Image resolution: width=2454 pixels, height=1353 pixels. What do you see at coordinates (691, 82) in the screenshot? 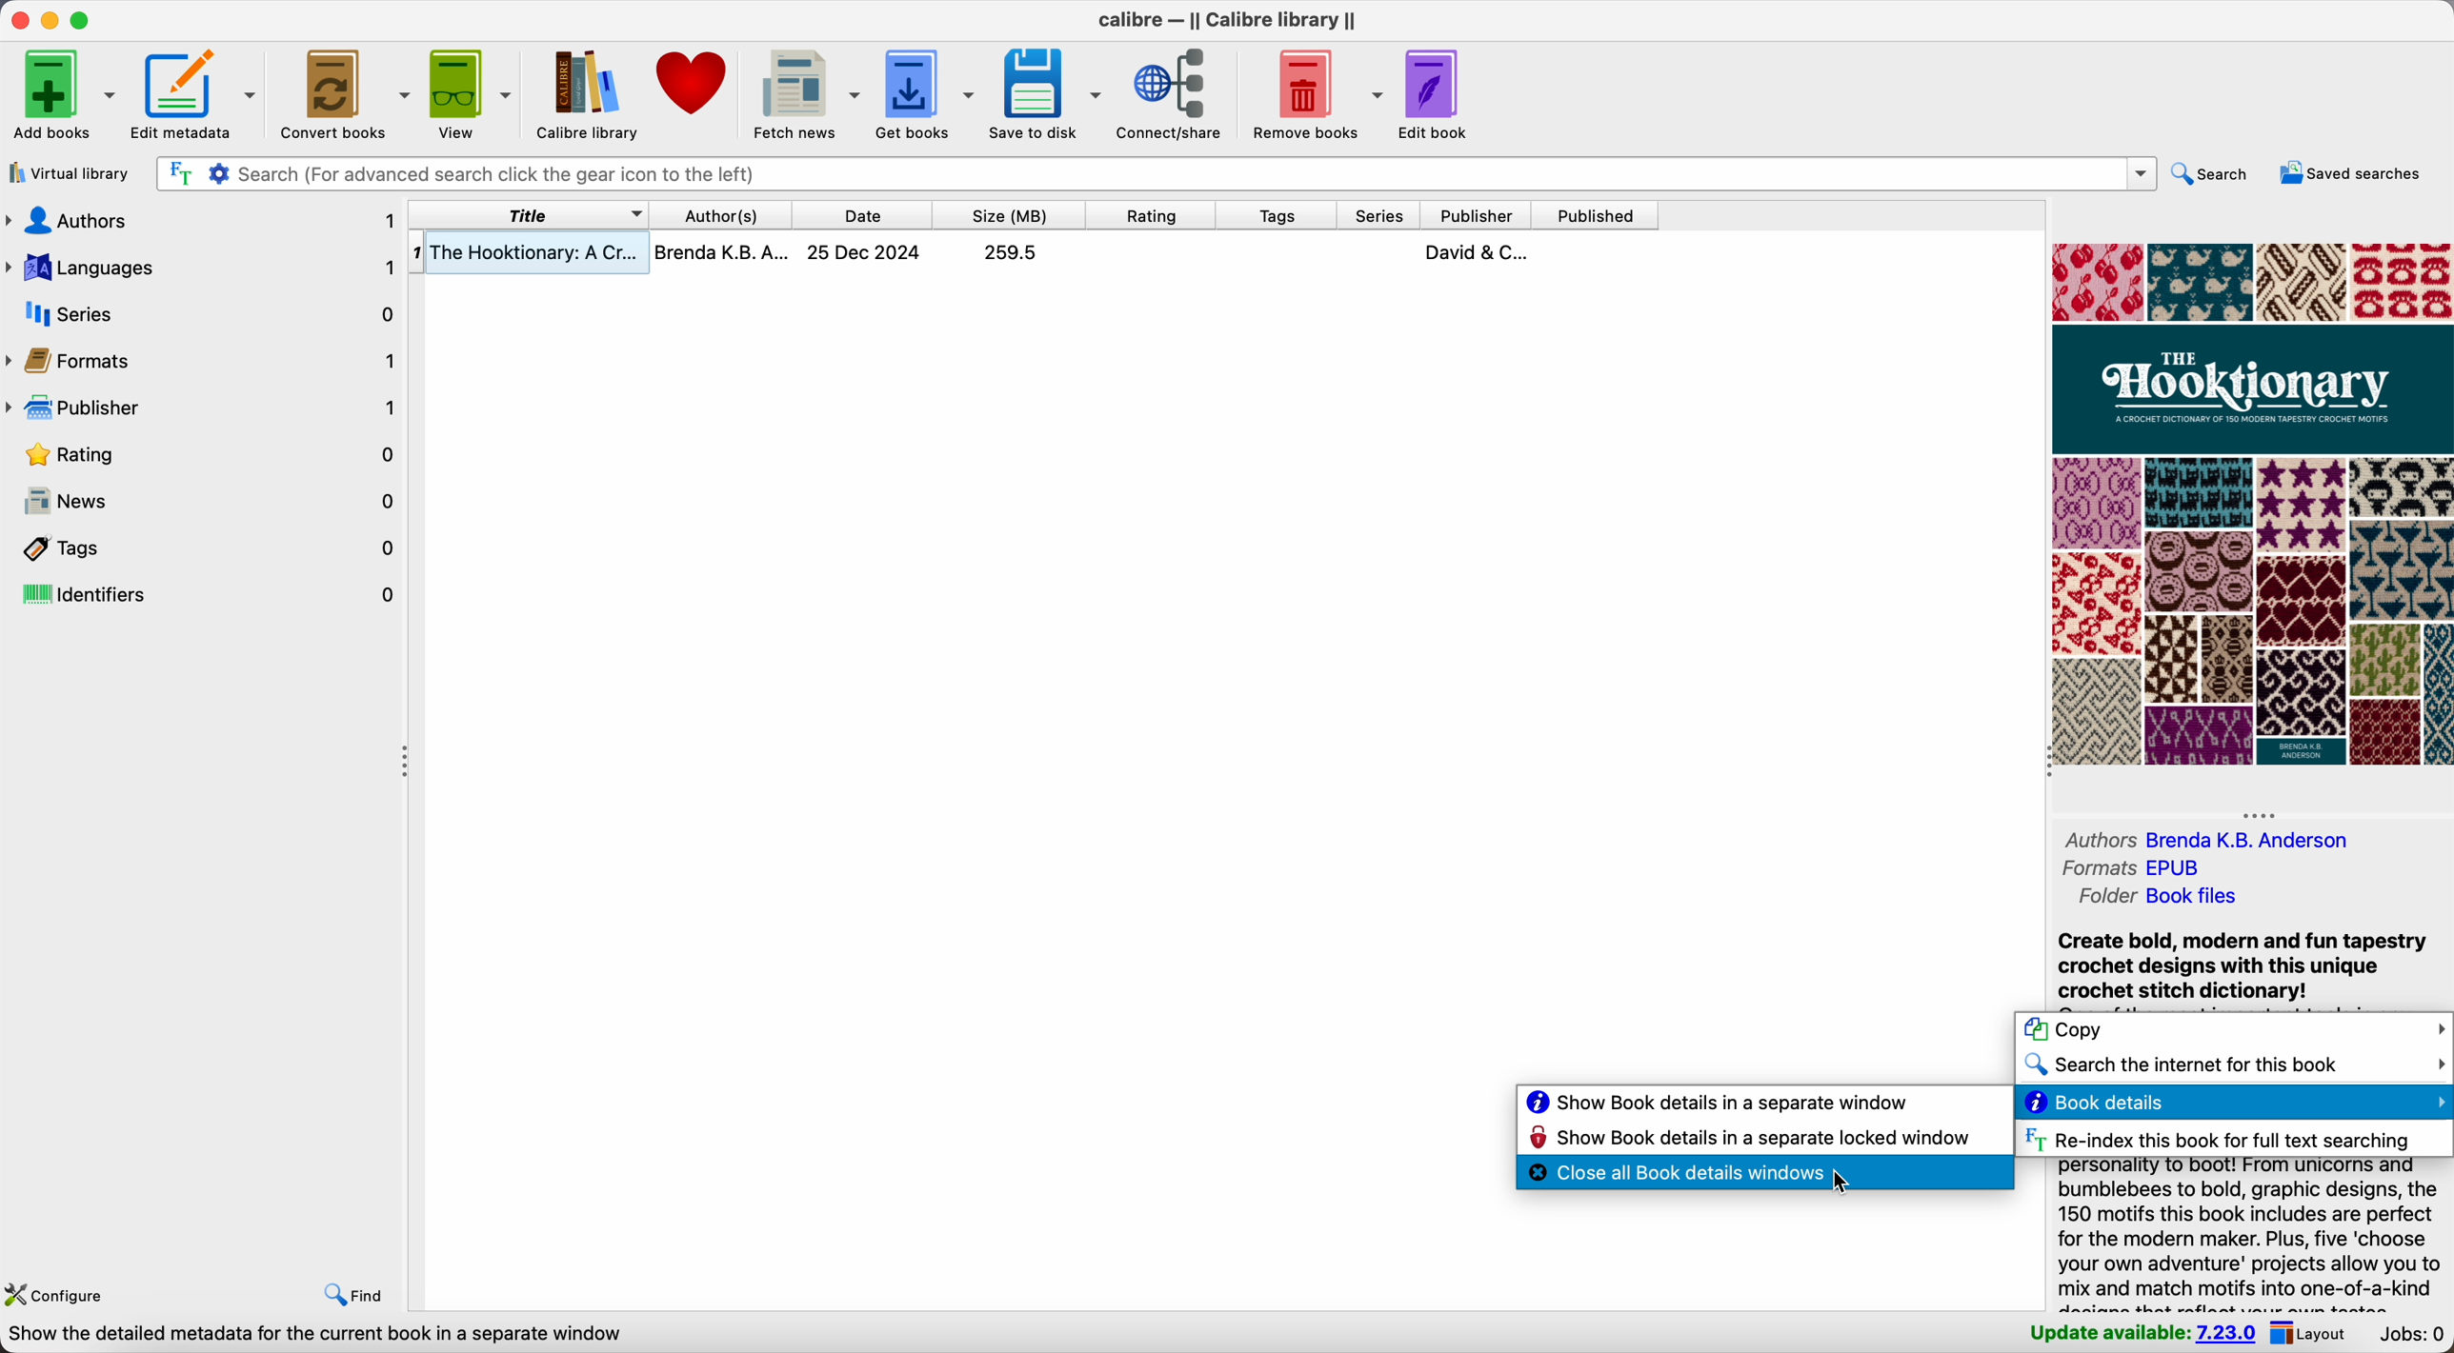
I see `donate` at bounding box center [691, 82].